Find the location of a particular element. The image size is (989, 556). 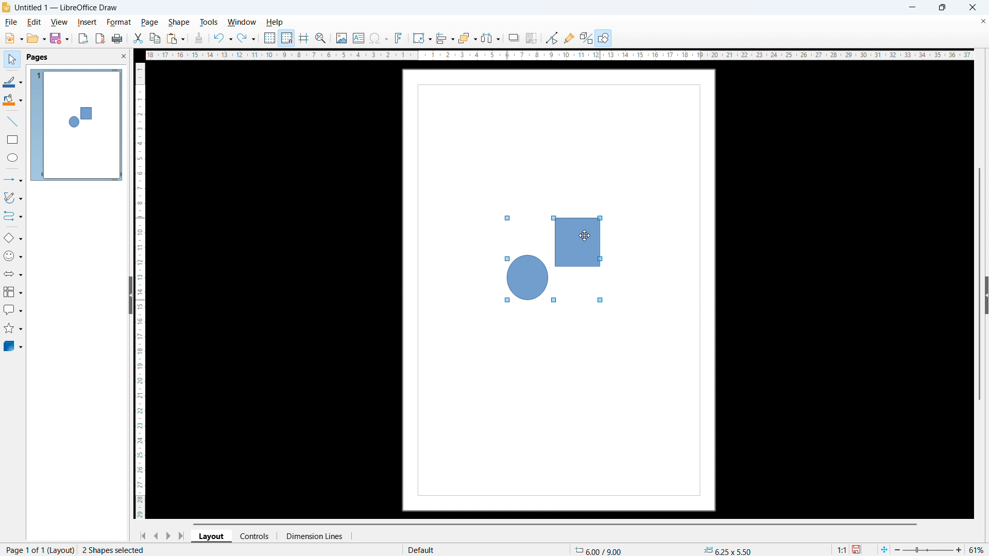

snap to grid is located at coordinates (287, 38).